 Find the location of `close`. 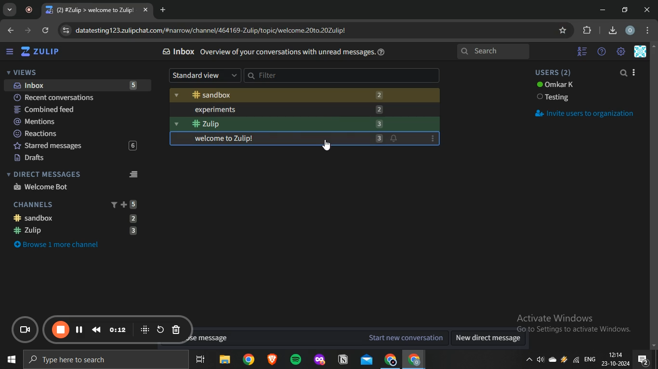

close is located at coordinates (648, 10).